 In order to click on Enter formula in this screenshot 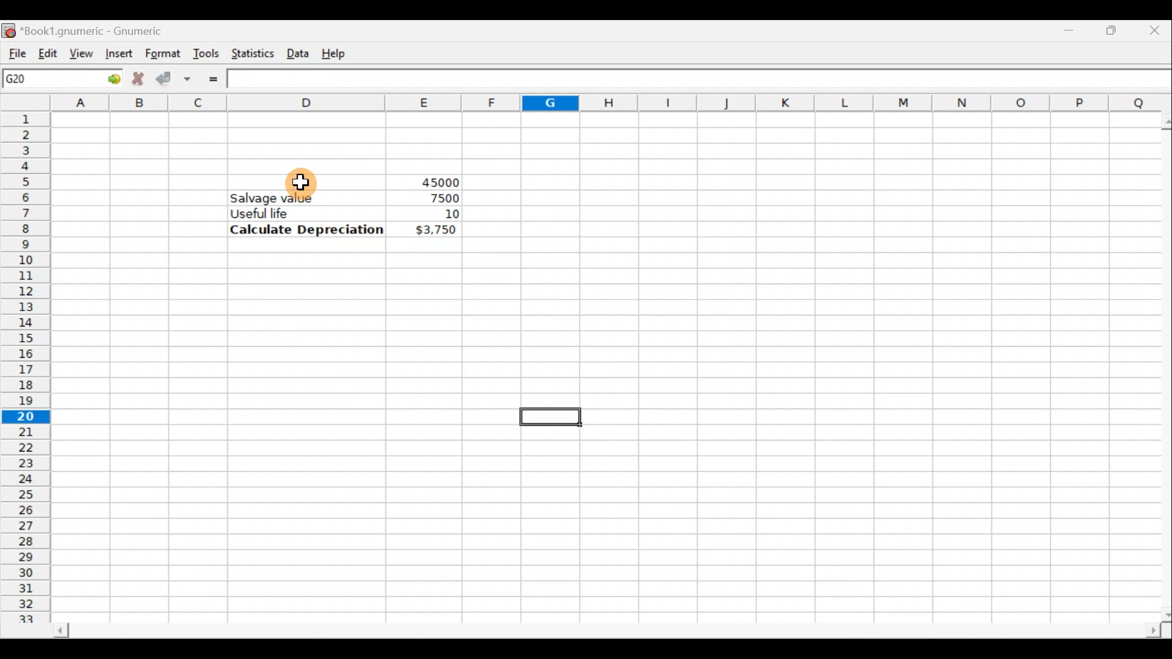, I will do `click(213, 79)`.